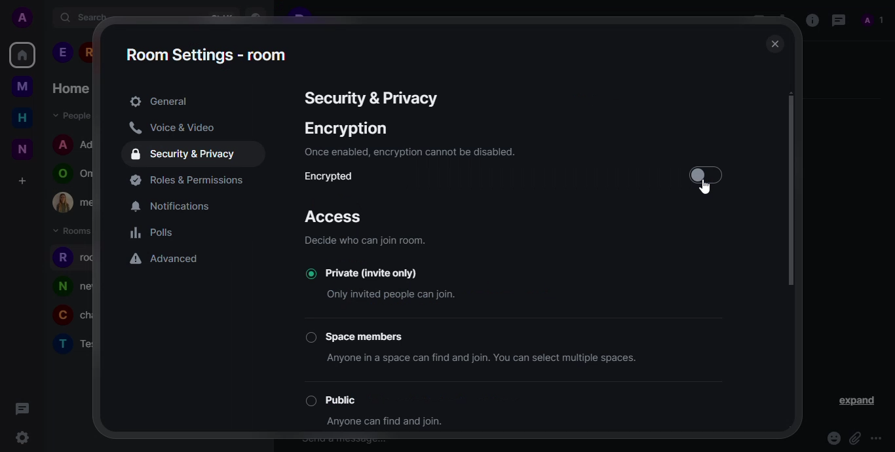 Image resolution: width=895 pixels, height=452 pixels. Describe the element at coordinates (22, 117) in the screenshot. I see `home` at that location.